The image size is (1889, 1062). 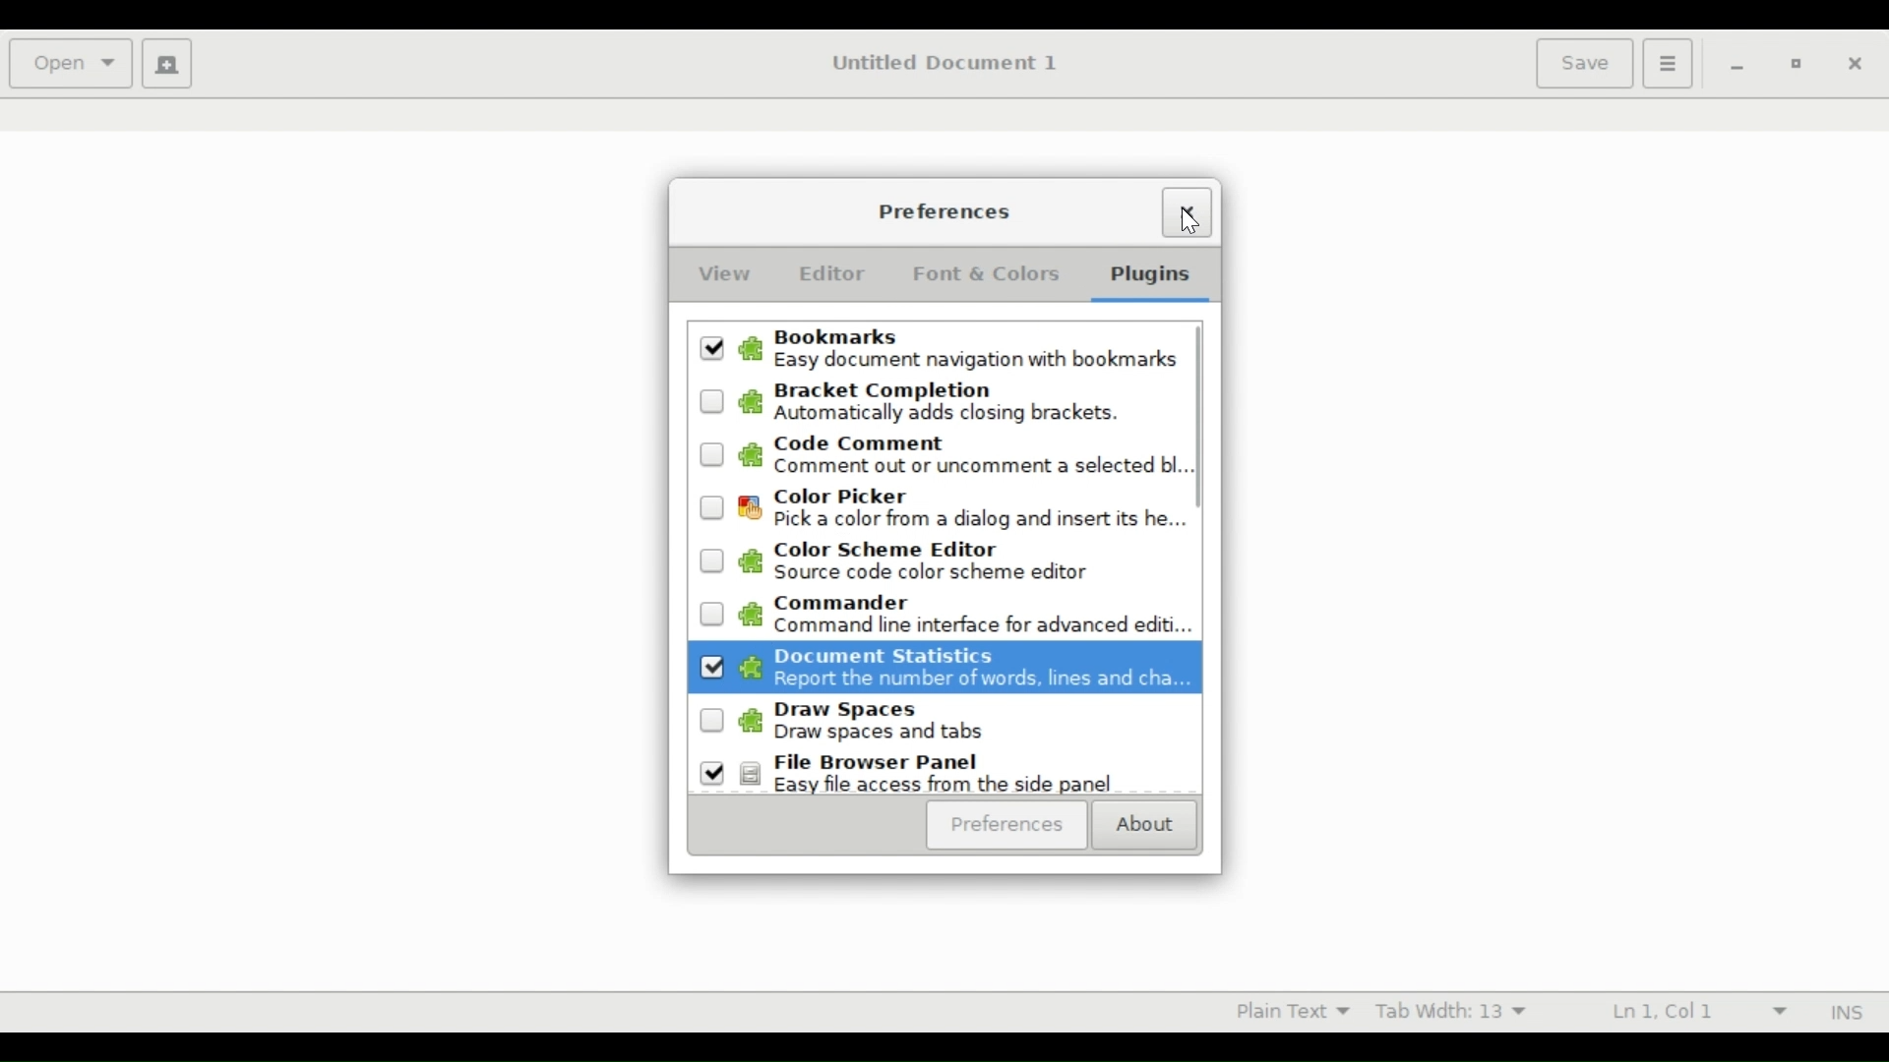 What do you see at coordinates (719, 275) in the screenshot?
I see `View` at bounding box center [719, 275].